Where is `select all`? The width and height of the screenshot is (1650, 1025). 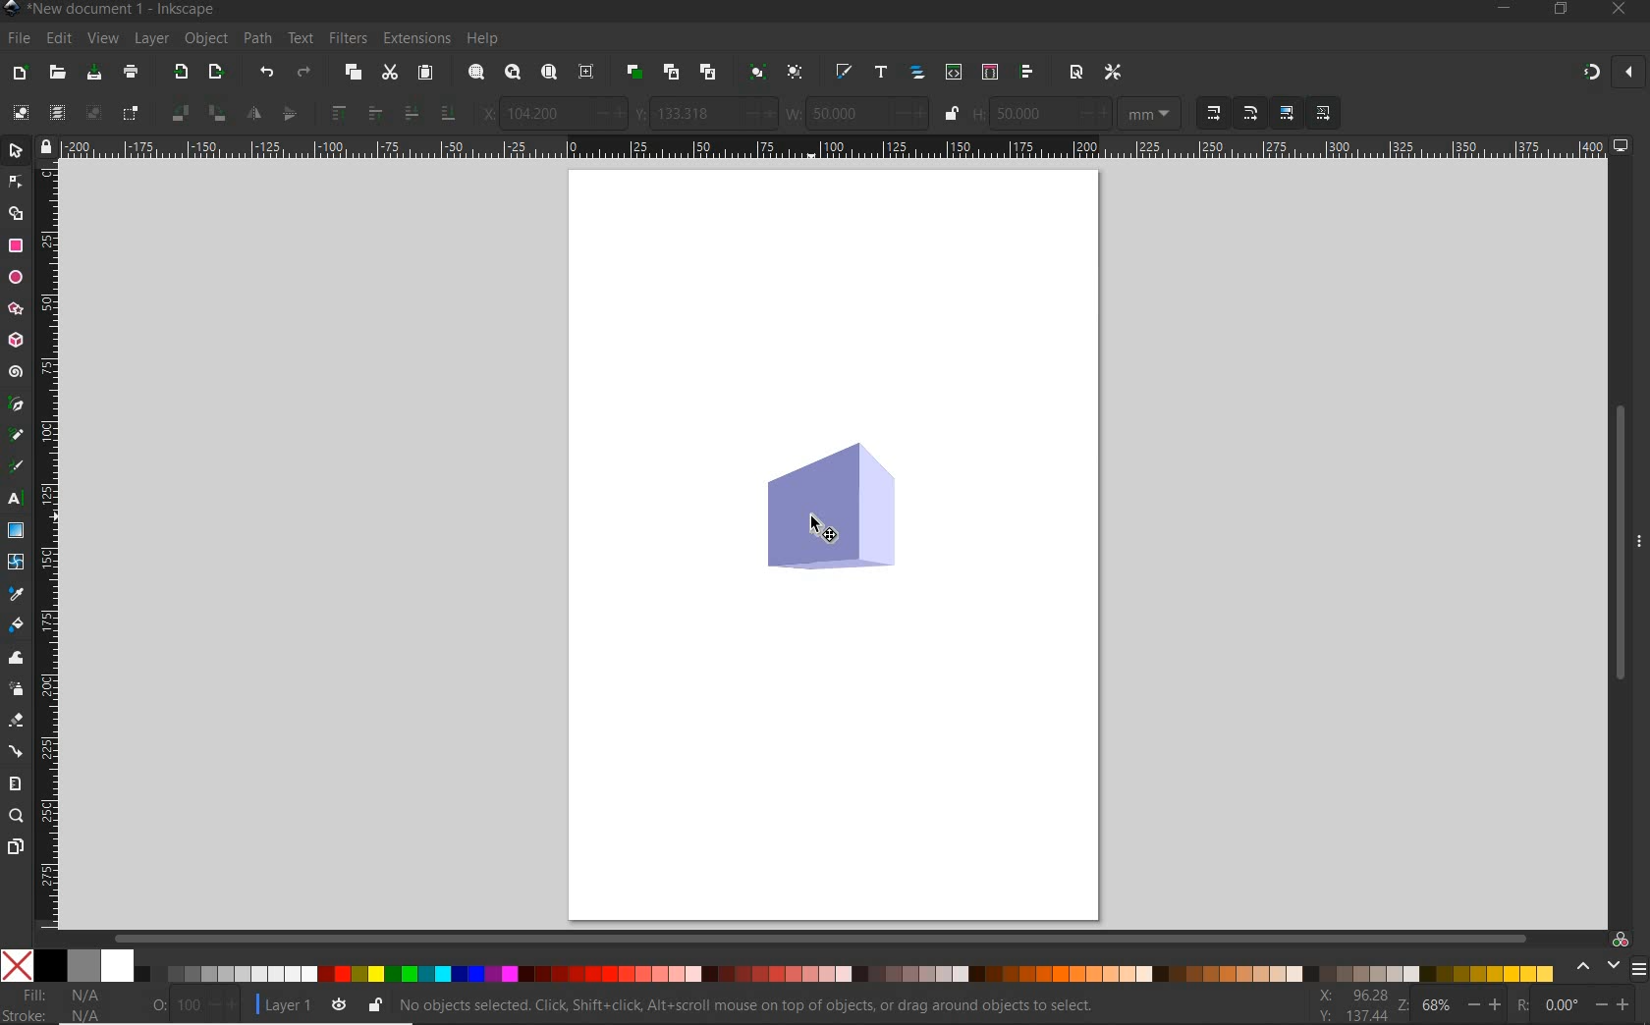 select all is located at coordinates (22, 110).